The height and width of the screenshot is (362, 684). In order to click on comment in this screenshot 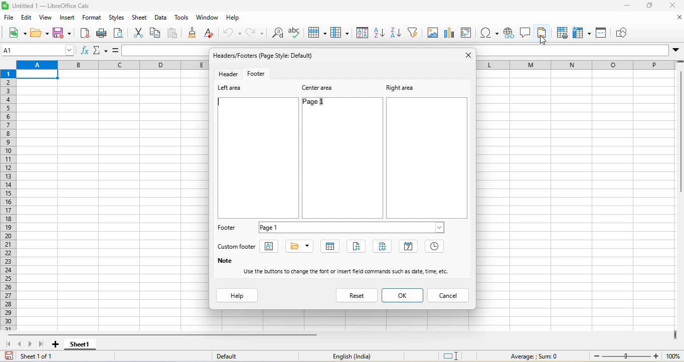, I will do `click(525, 32)`.